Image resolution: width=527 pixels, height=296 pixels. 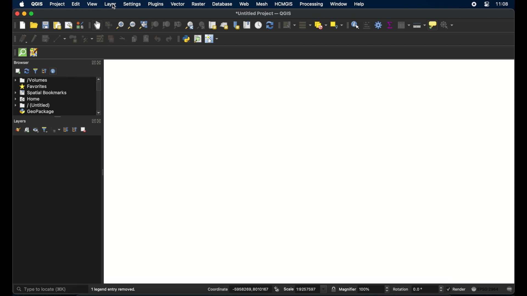 I want to click on Increase or decrease, so click(x=441, y=289).